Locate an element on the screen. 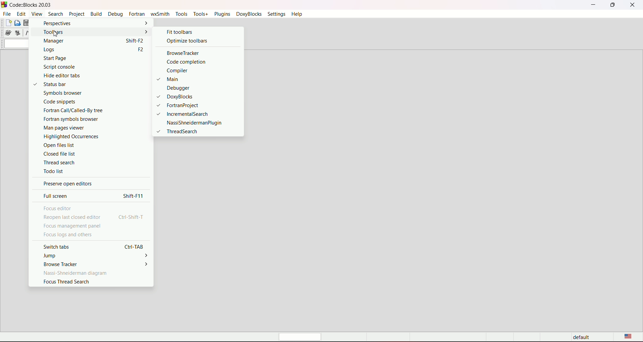  man pages viewer is located at coordinates (85, 127).